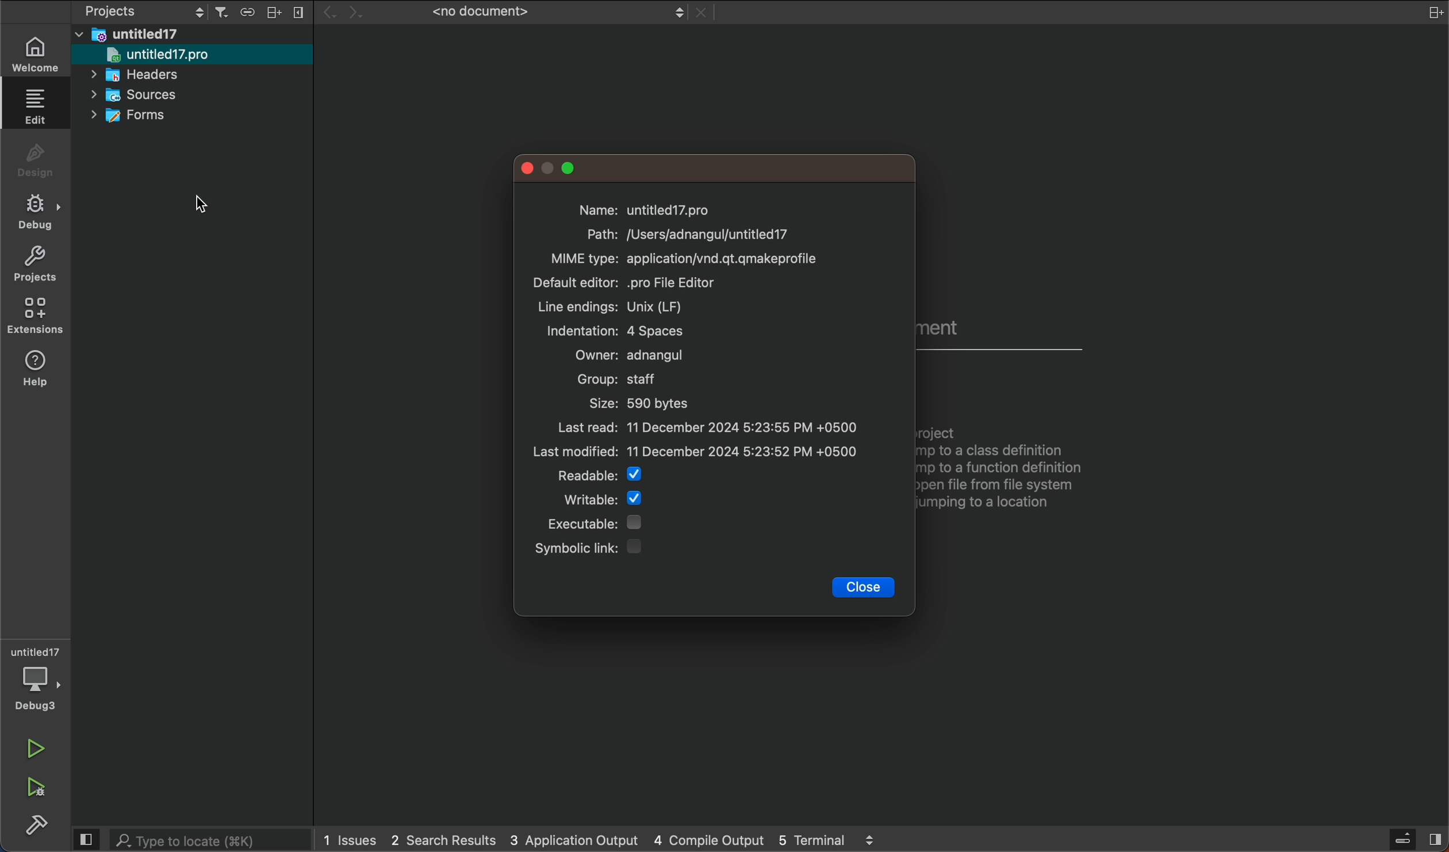 Image resolution: width=1449 pixels, height=852 pixels. What do you see at coordinates (39, 110) in the screenshot?
I see `edit` at bounding box center [39, 110].